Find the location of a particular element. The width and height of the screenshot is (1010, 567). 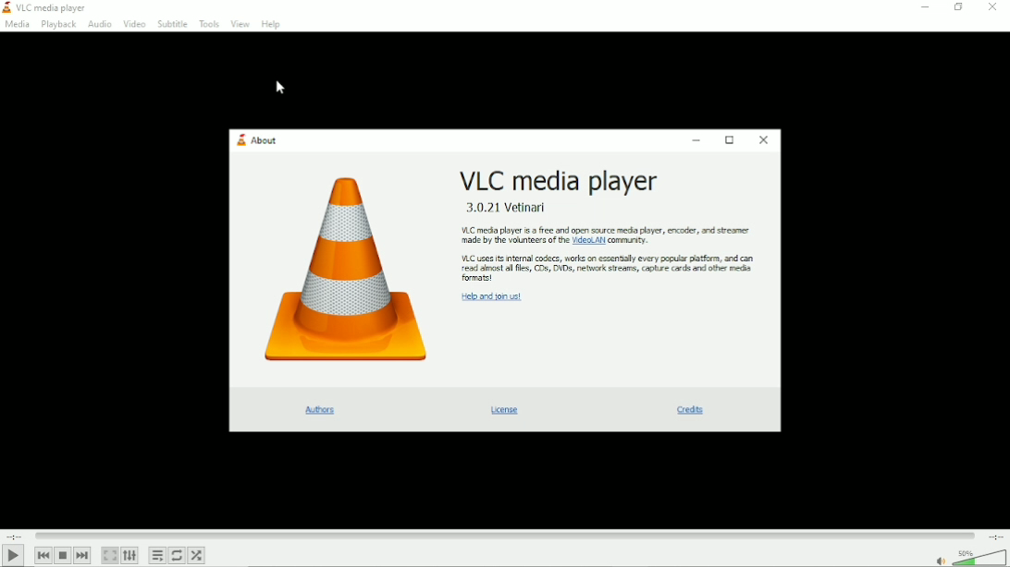

Credits is located at coordinates (686, 411).